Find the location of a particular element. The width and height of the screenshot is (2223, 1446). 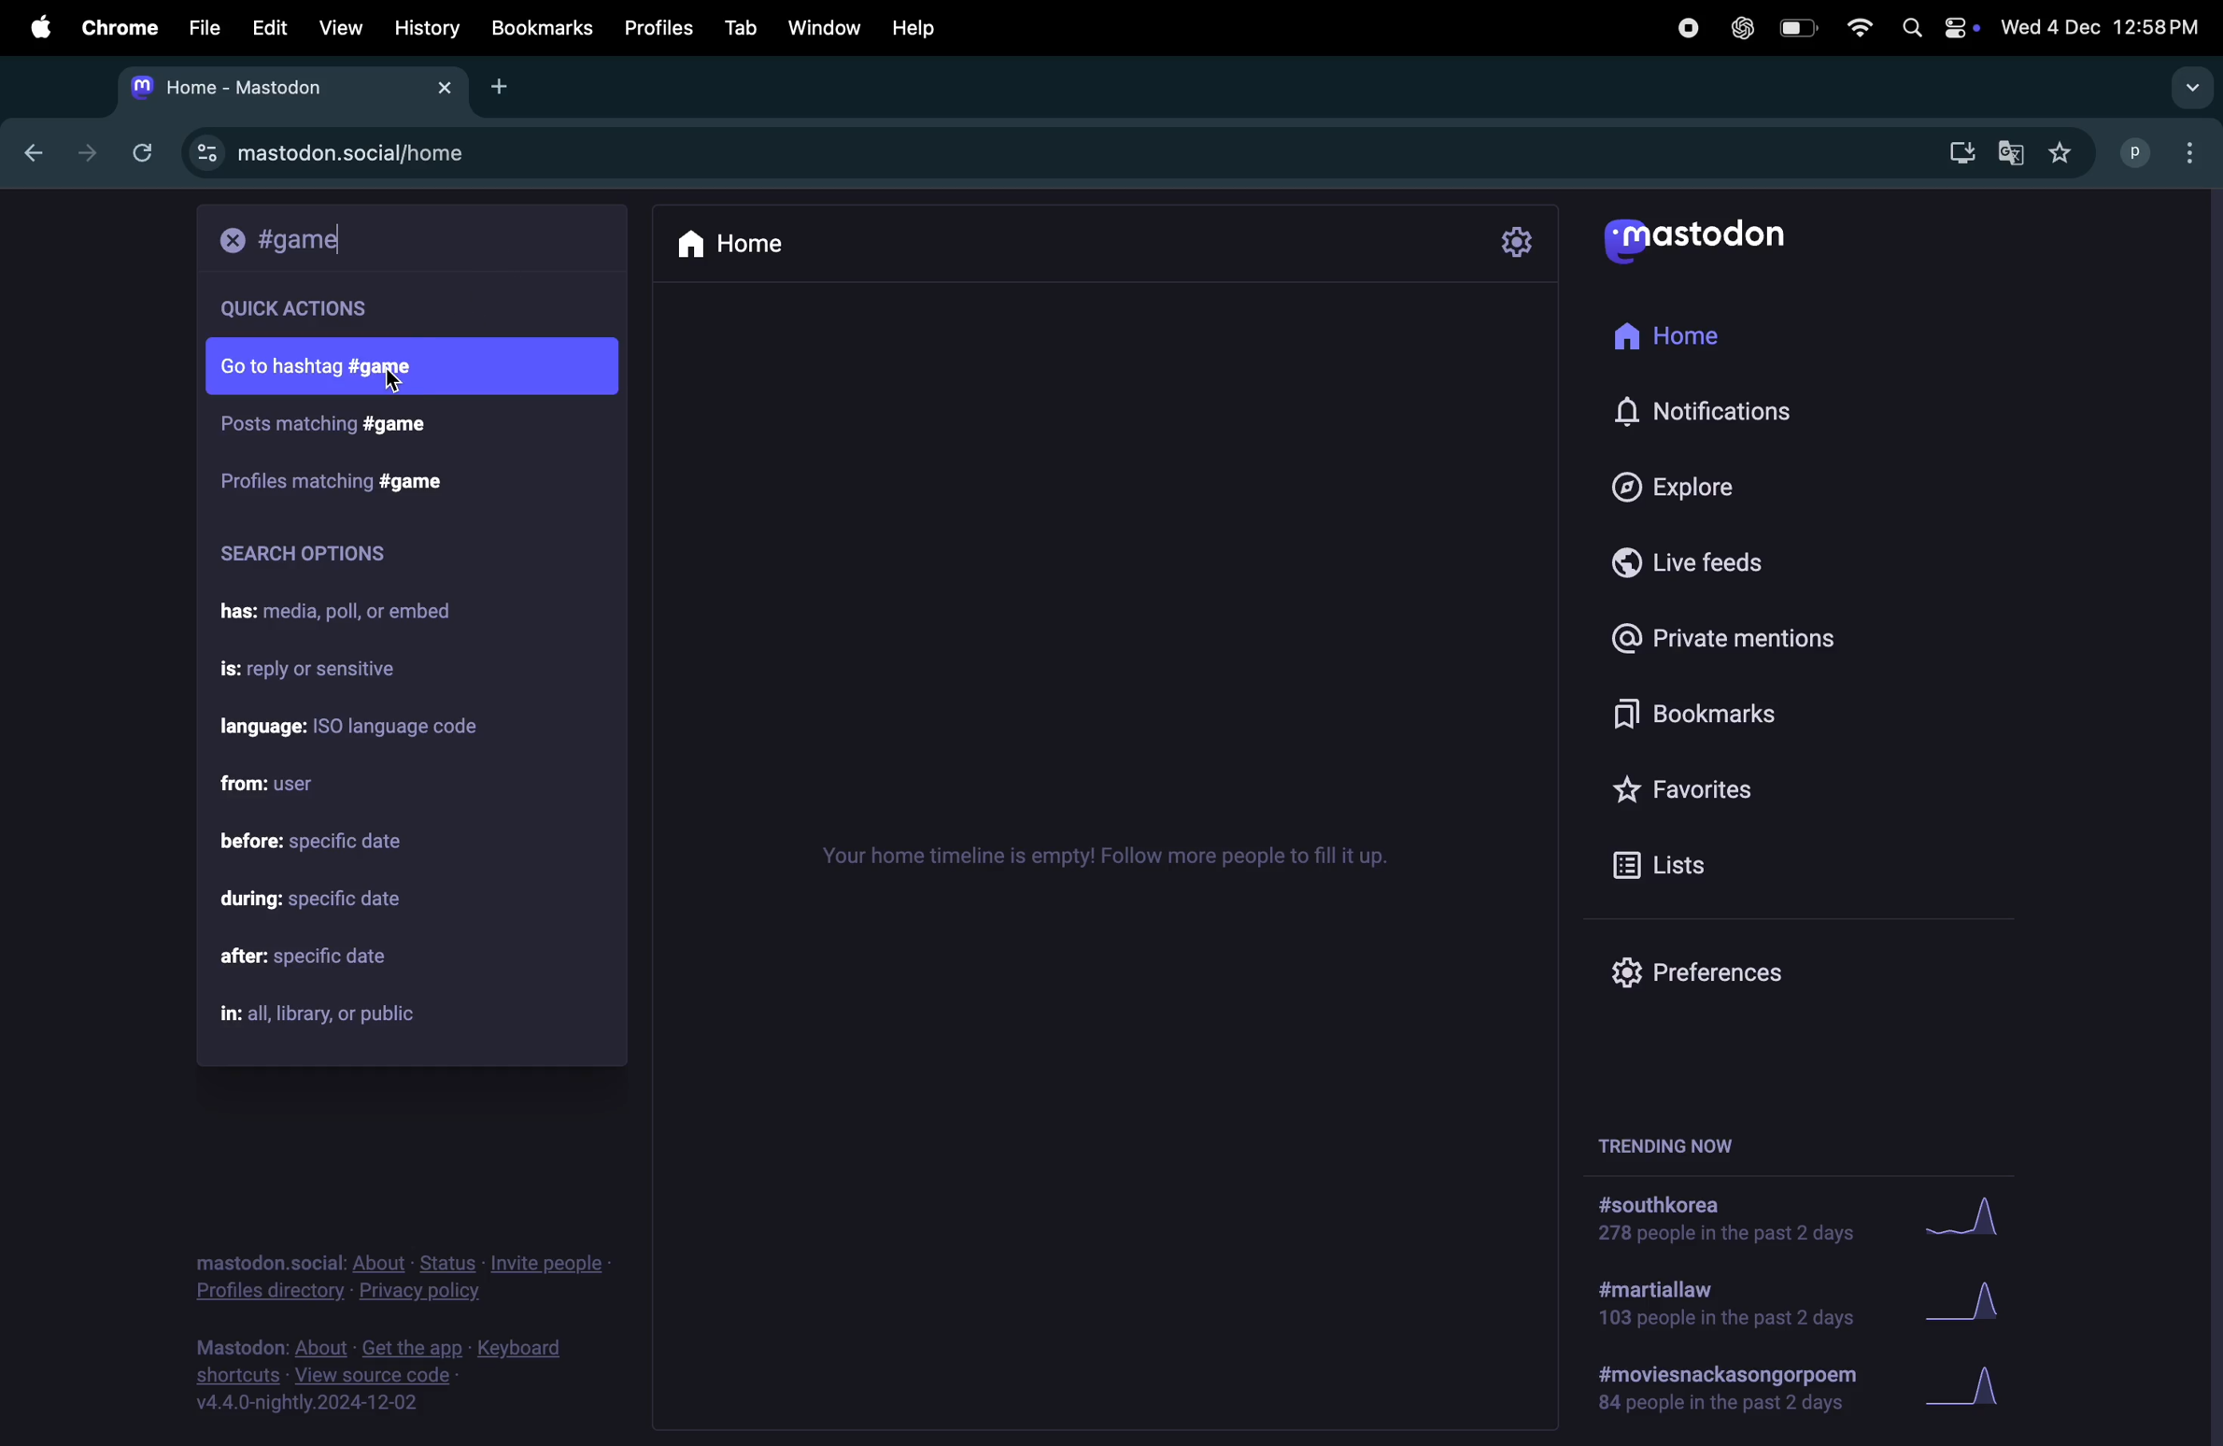

Recent searches is located at coordinates (342, 309).